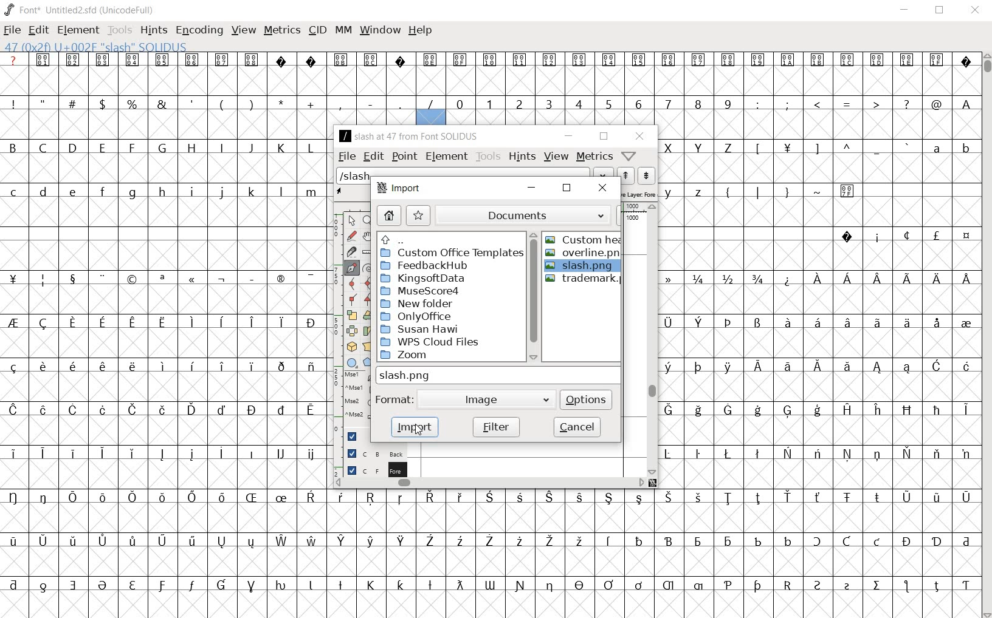 Image resolution: width=992 pixels, height=618 pixels. Describe the element at coordinates (818, 409) in the screenshot. I see `special letters` at that location.